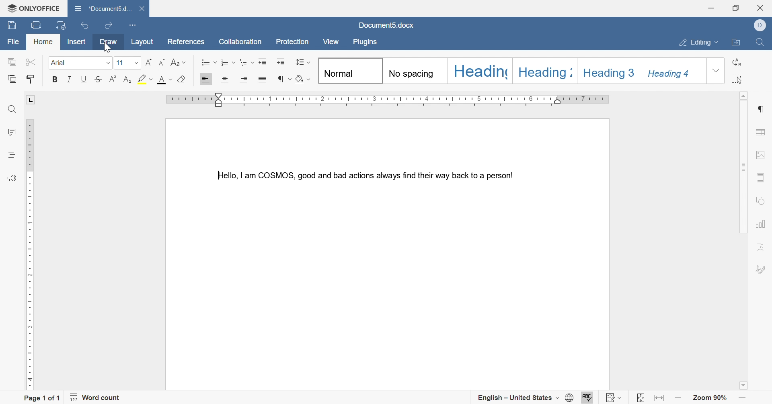  Describe the element at coordinates (12, 79) in the screenshot. I see `paste` at that location.